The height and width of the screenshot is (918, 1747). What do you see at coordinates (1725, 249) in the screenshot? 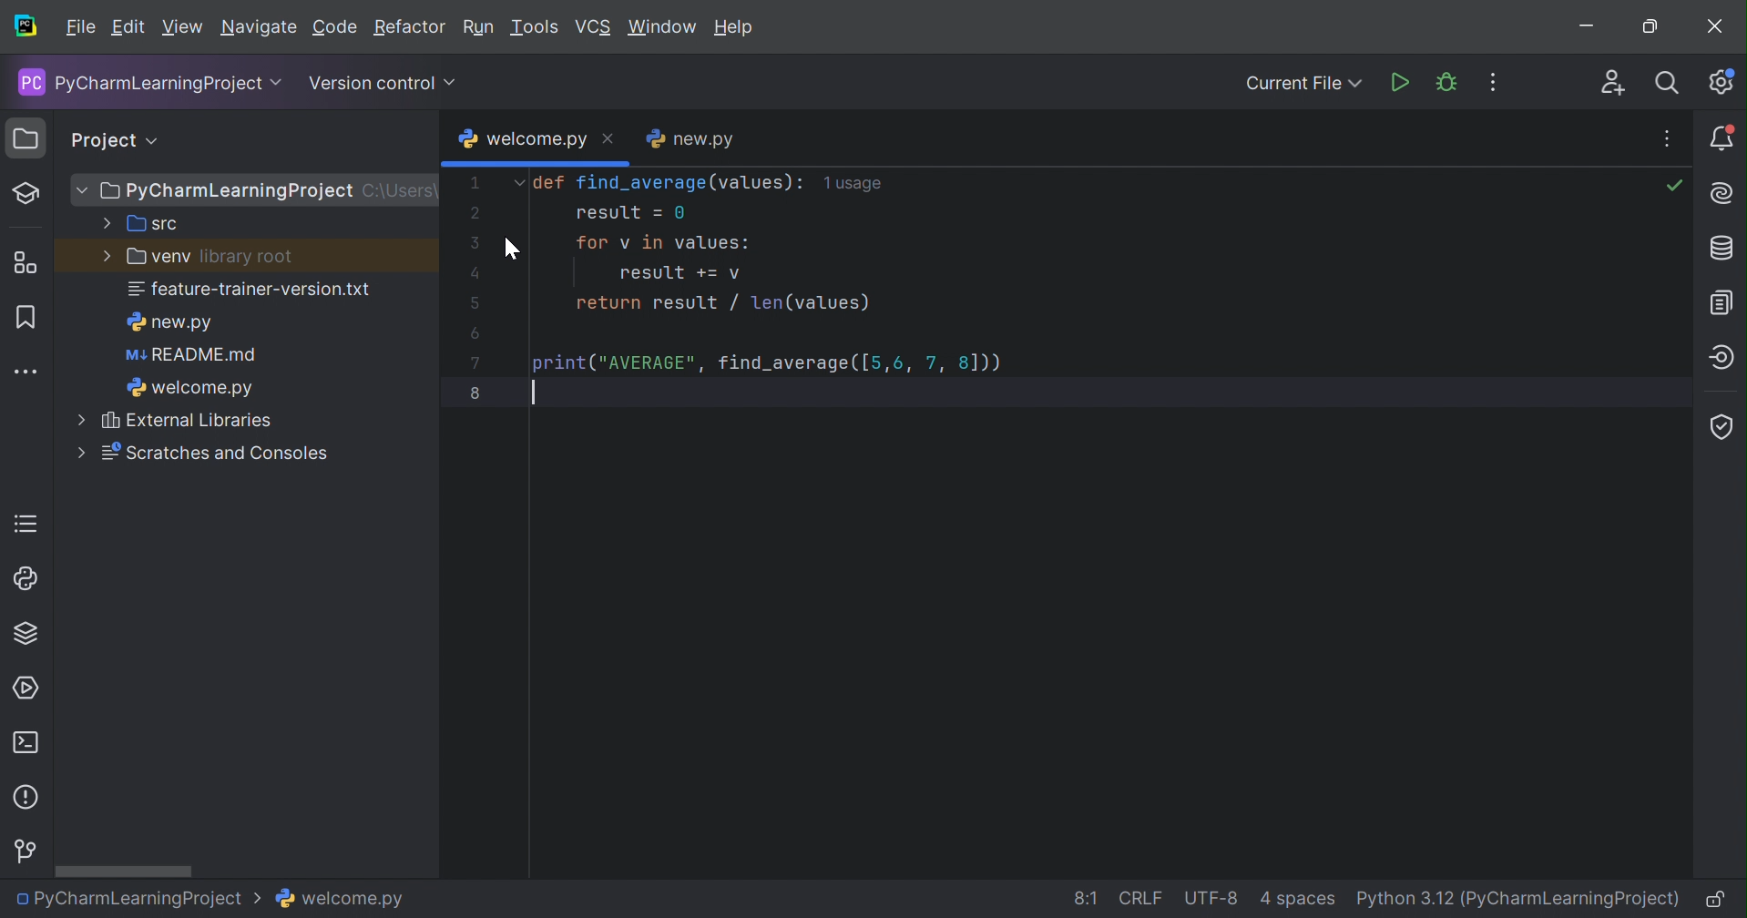
I see `Database` at bounding box center [1725, 249].